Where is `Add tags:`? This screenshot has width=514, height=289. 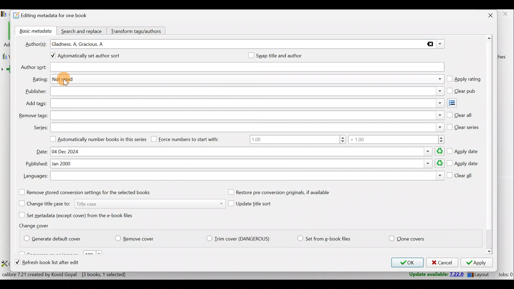 Add tags: is located at coordinates (36, 104).